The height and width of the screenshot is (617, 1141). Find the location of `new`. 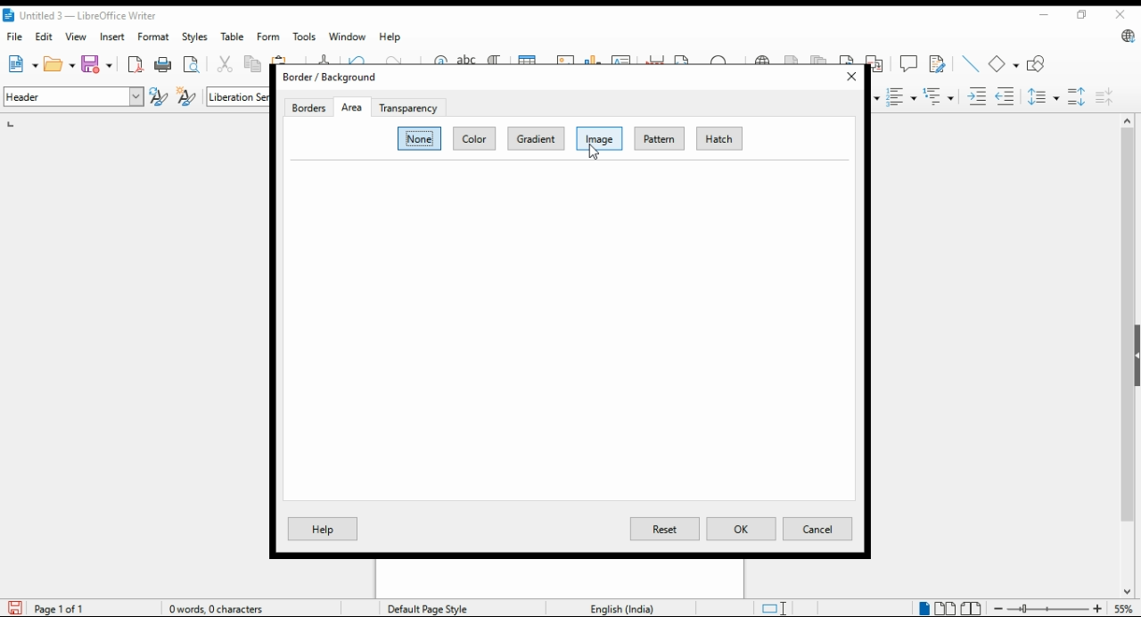

new is located at coordinates (21, 64).